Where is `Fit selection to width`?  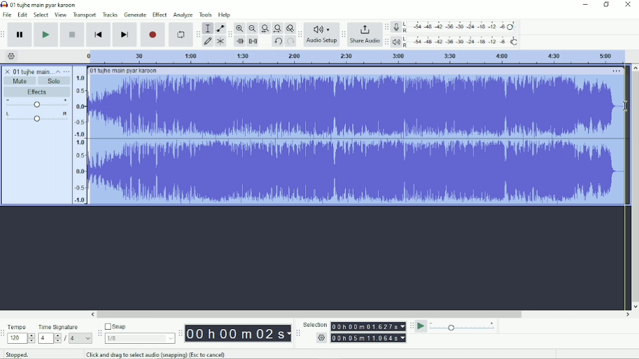
Fit selection to width is located at coordinates (264, 28).